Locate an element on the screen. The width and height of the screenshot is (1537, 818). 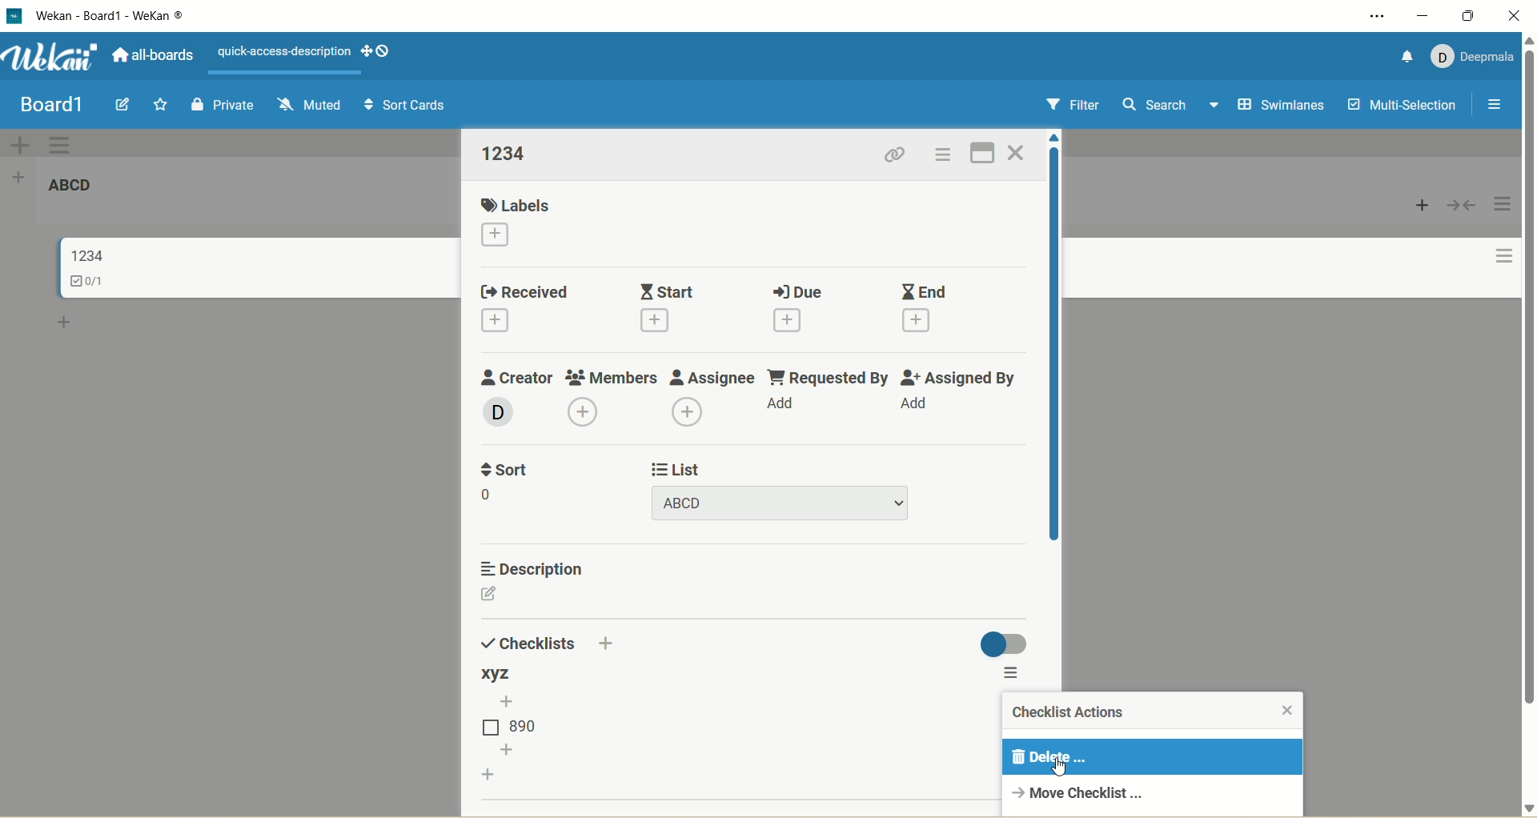
swimlane is located at coordinates (1280, 105).